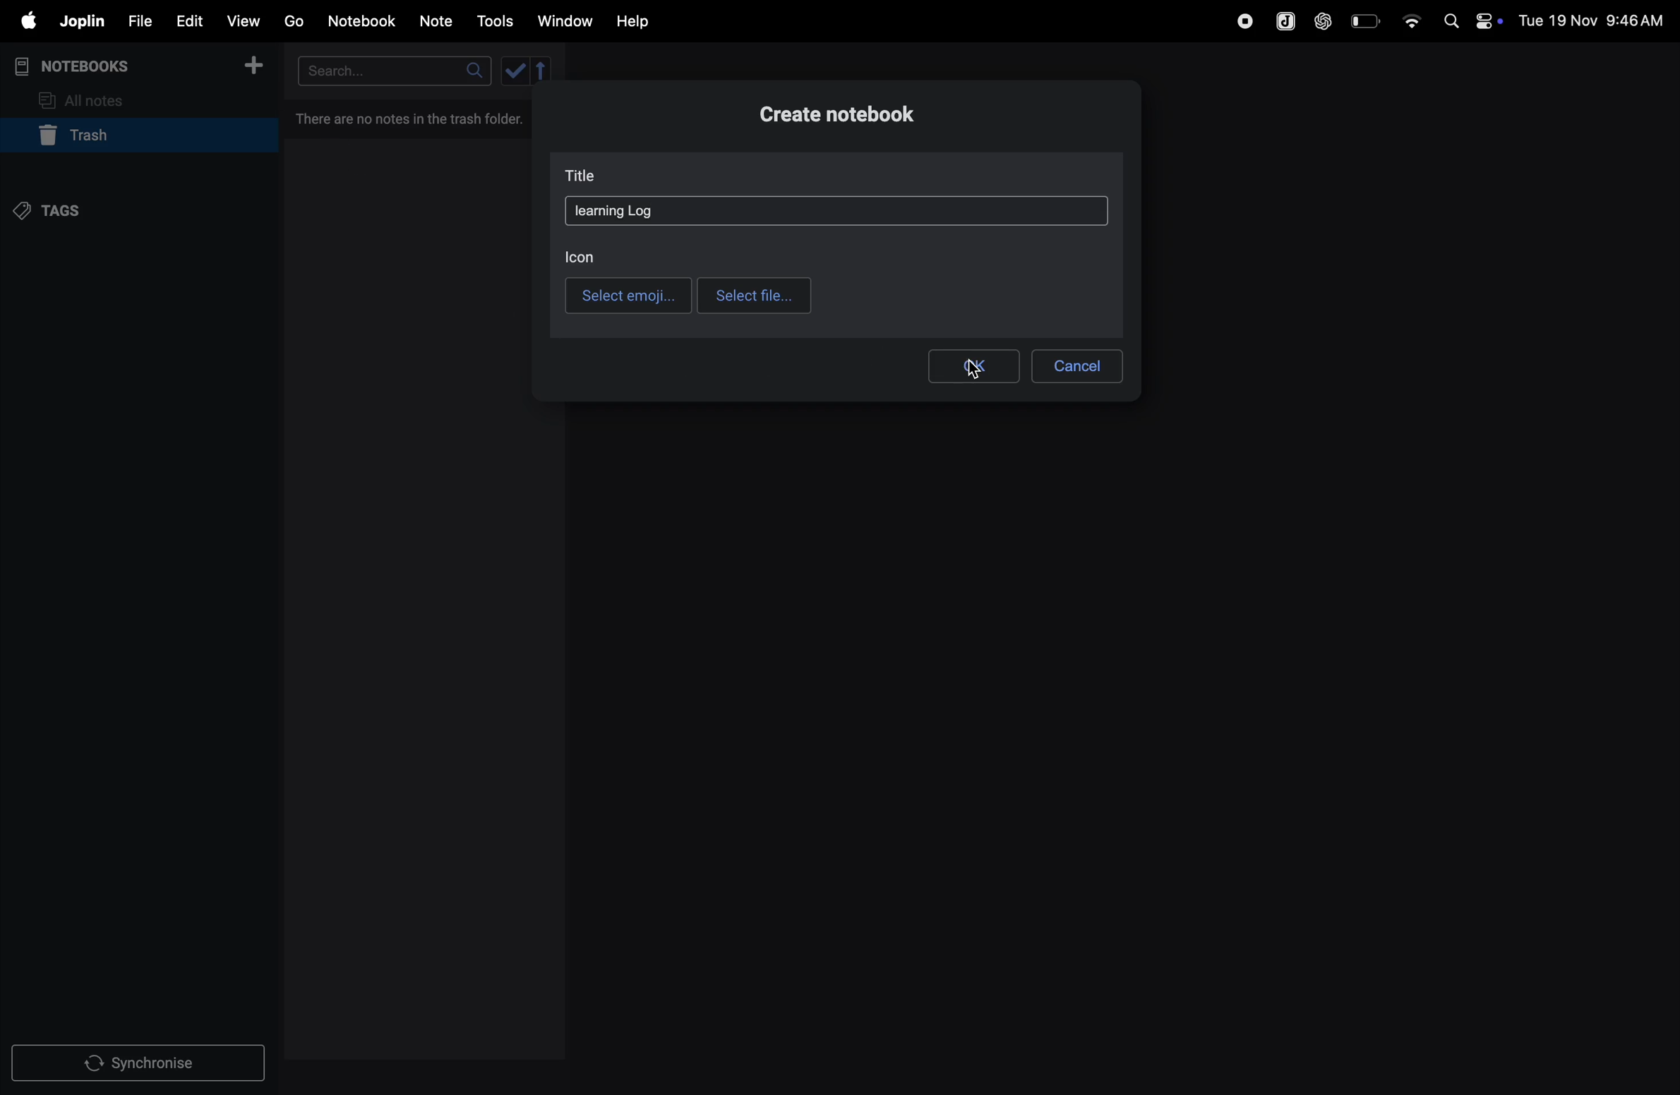  Describe the element at coordinates (90, 99) in the screenshot. I see `all notes` at that location.